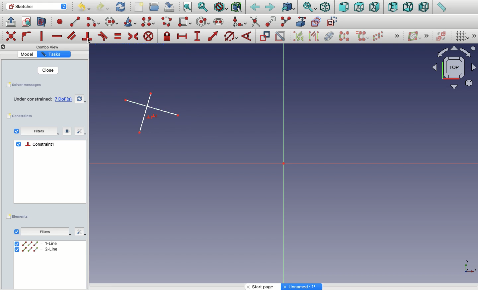 This screenshot has width=478, height=290. Describe the element at coordinates (3, 47) in the screenshot. I see `` at that location.